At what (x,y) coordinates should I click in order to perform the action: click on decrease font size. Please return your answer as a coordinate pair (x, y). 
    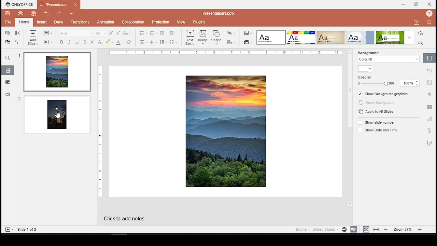
    Looking at the image, I should click on (118, 33).